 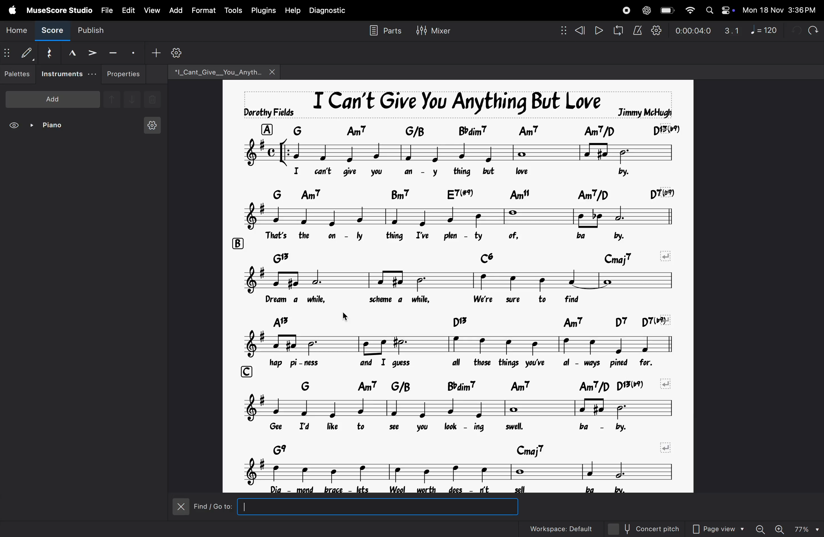 What do you see at coordinates (220, 71) in the screenshot?
I see `file name` at bounding box center [220, 71].